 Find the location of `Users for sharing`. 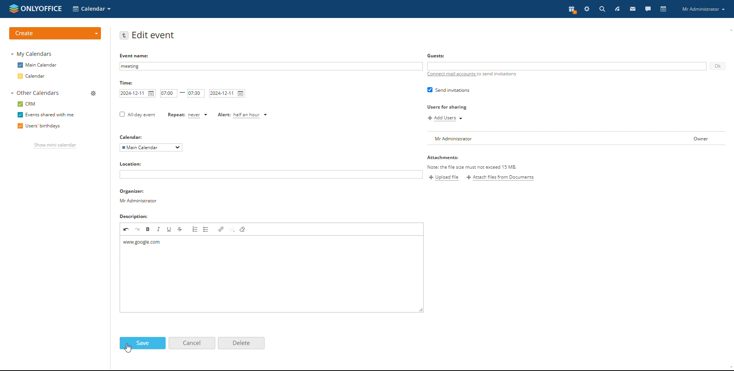

Users for sharing is located at coordinates (446, 107).